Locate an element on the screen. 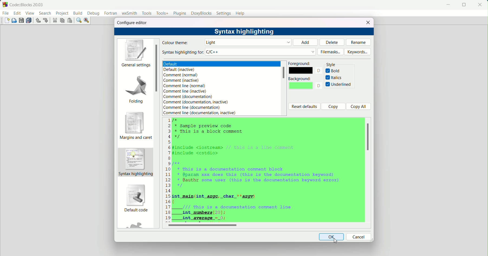 This screenshot has height=256, width=488. default is located at coordinates (248, 49).